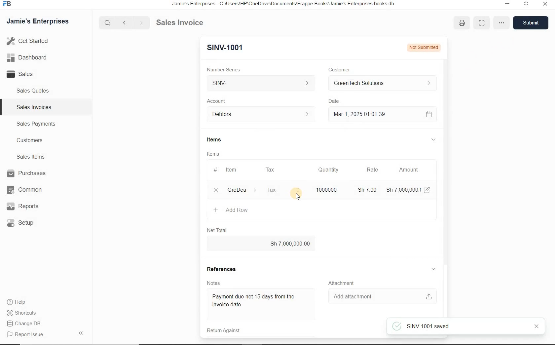 This screenshot has height=345, width=555. I want to click on Sh 7,000,000, so click(402, 190).